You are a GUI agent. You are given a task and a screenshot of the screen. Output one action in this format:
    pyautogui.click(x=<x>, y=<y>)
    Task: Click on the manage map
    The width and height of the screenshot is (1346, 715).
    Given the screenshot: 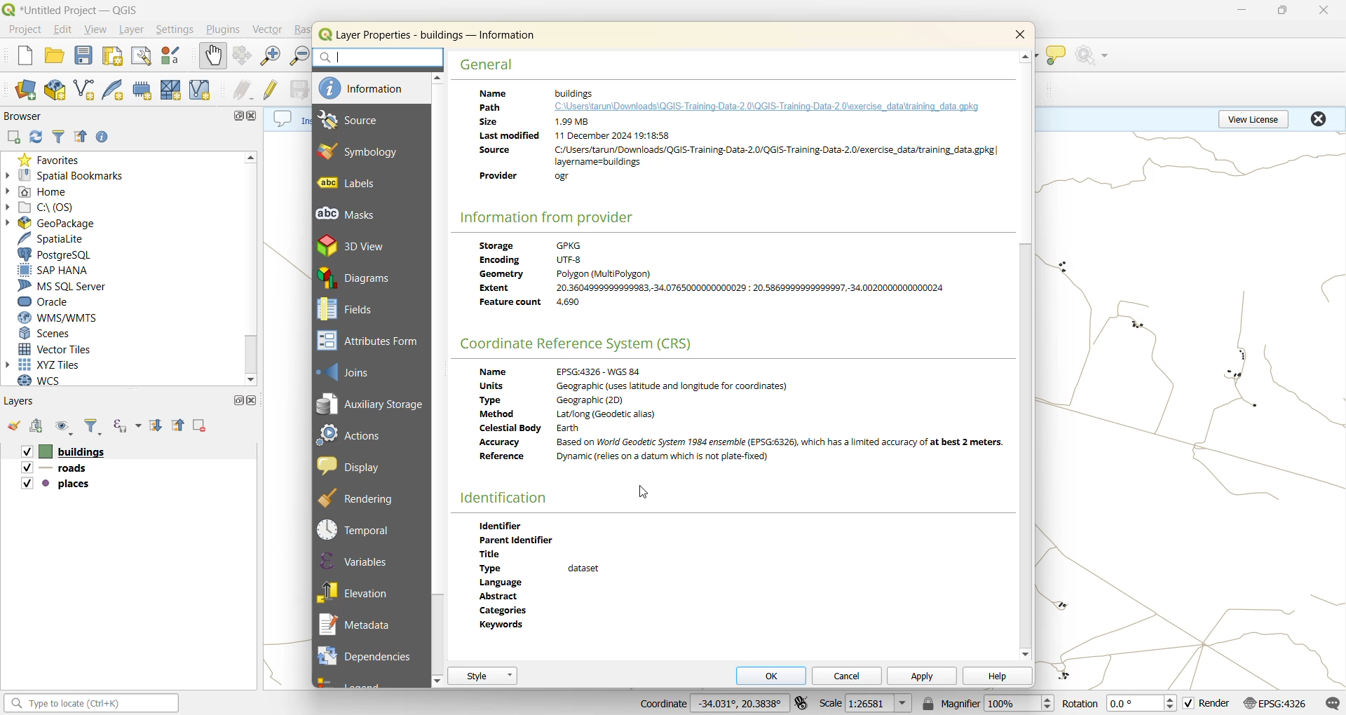 What is the action you would take?
    pyautogui.click(x=67, y=428)
    